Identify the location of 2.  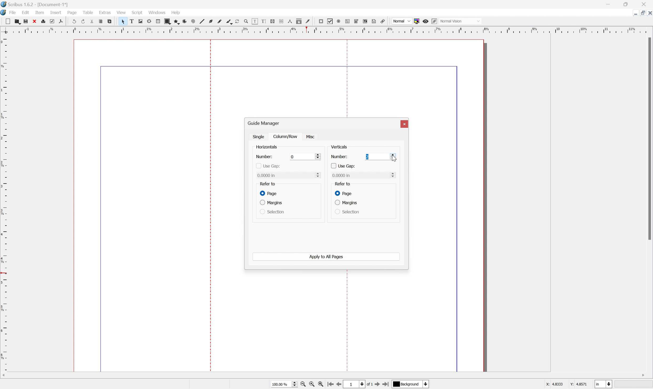
(380, 157).